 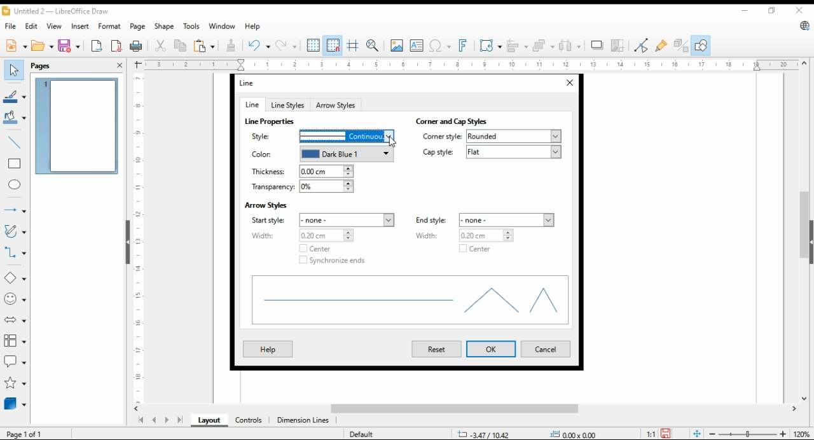 I want to click on line style, so click(x=320, y=136).